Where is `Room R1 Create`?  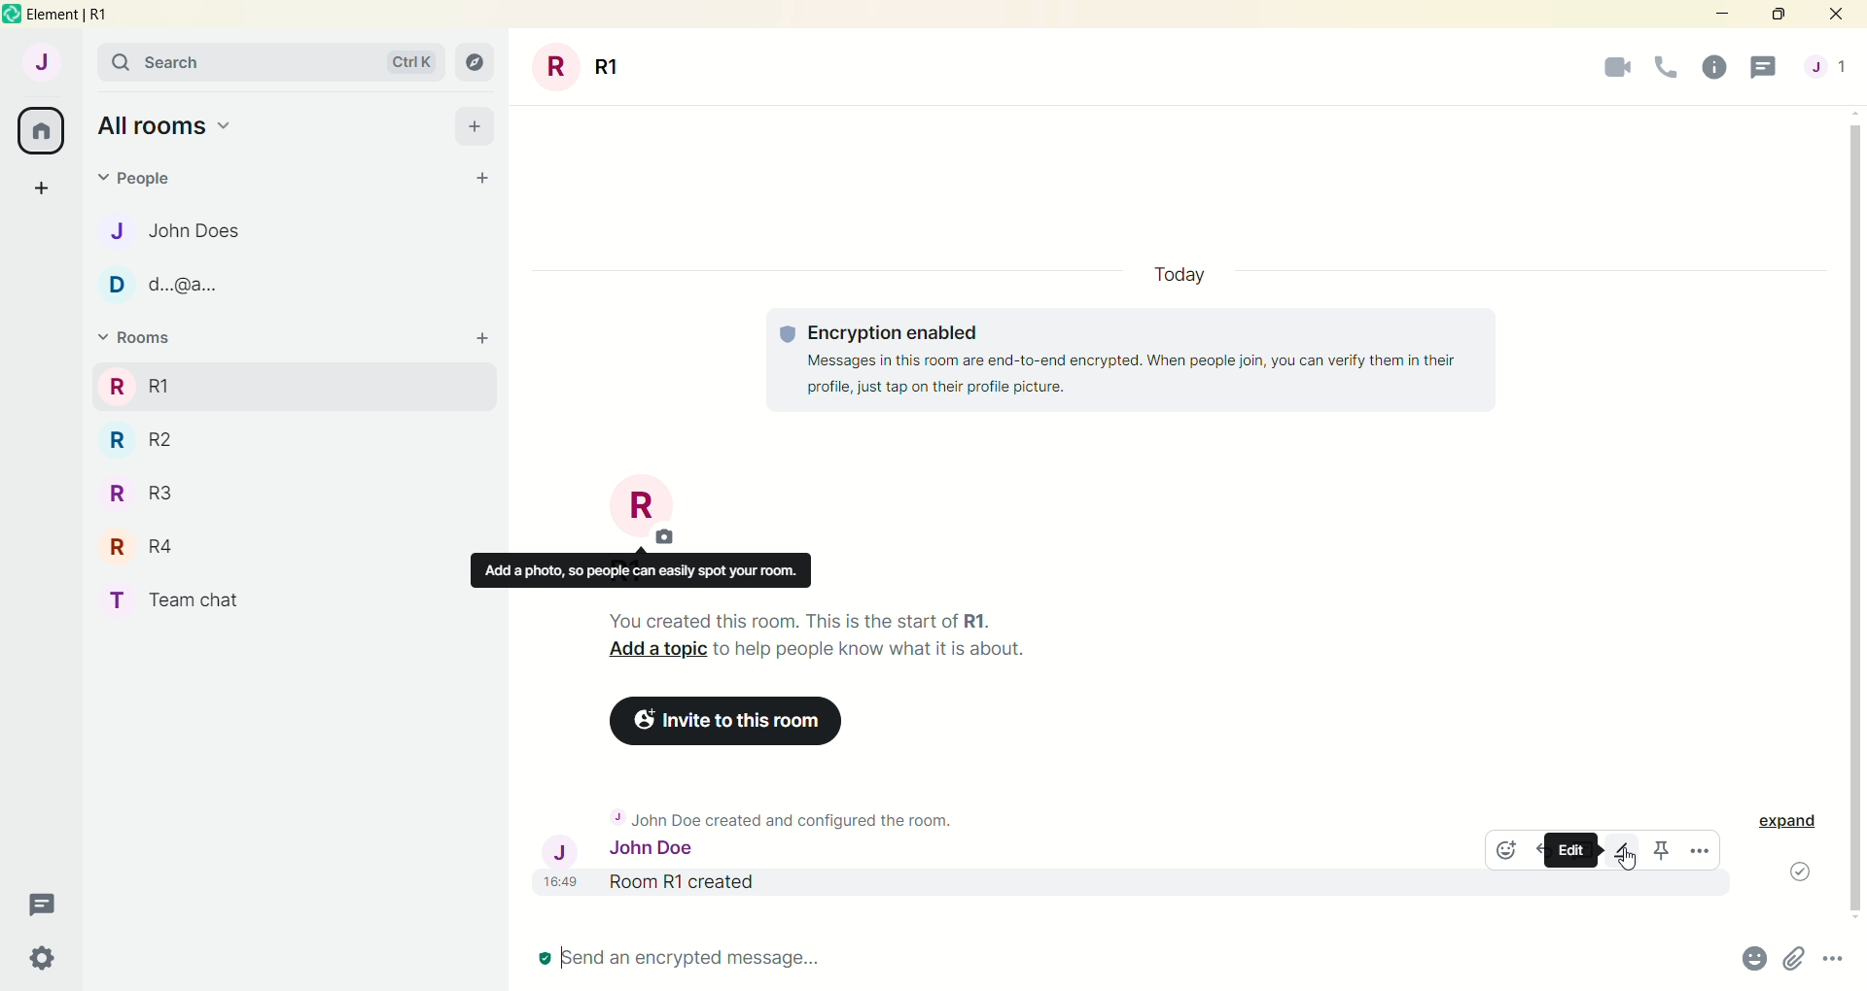
Room R1 Create is located at coordinates (786, 885).